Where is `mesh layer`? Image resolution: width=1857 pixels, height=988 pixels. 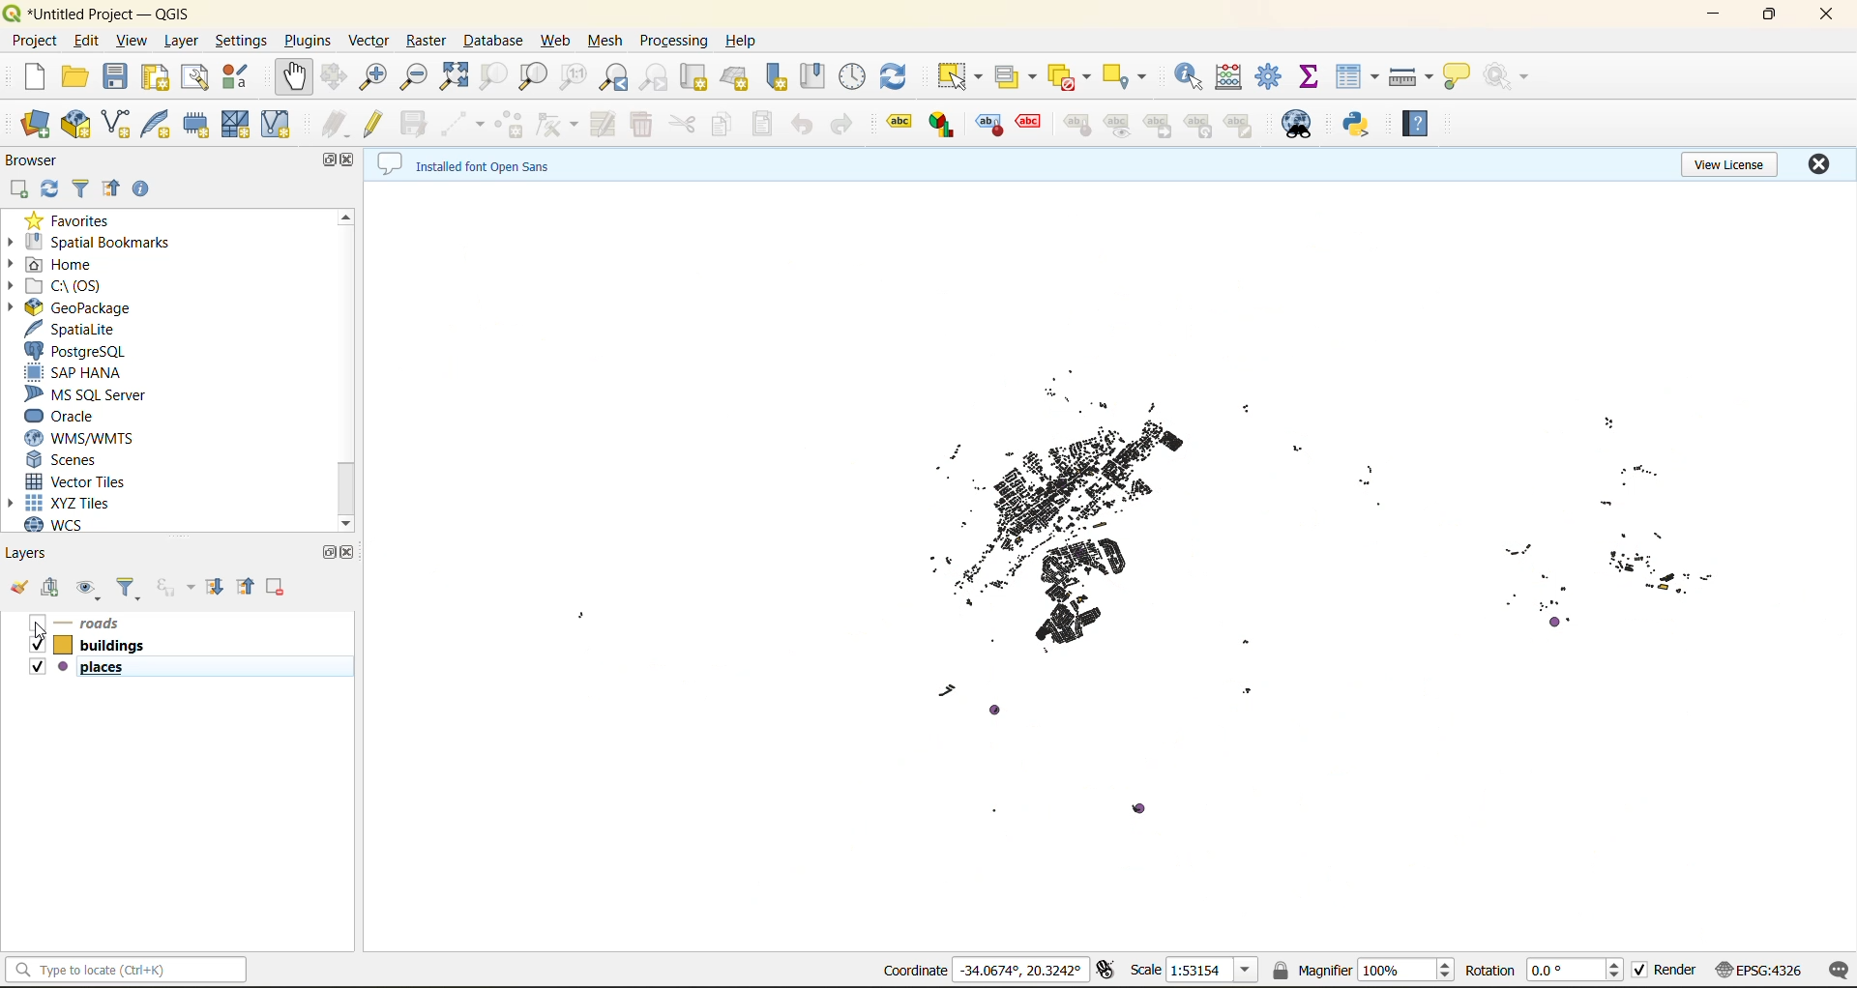
mesh layer is located at coordinates (237, 126).